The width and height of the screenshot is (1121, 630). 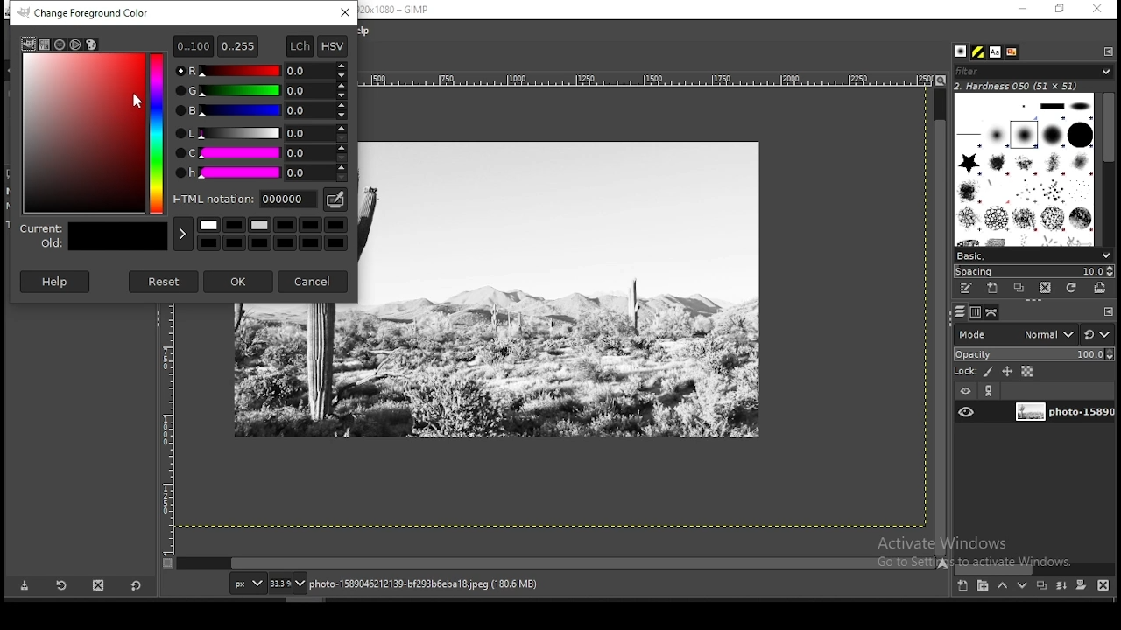 I want to click on help, so click(x=56, y=281).